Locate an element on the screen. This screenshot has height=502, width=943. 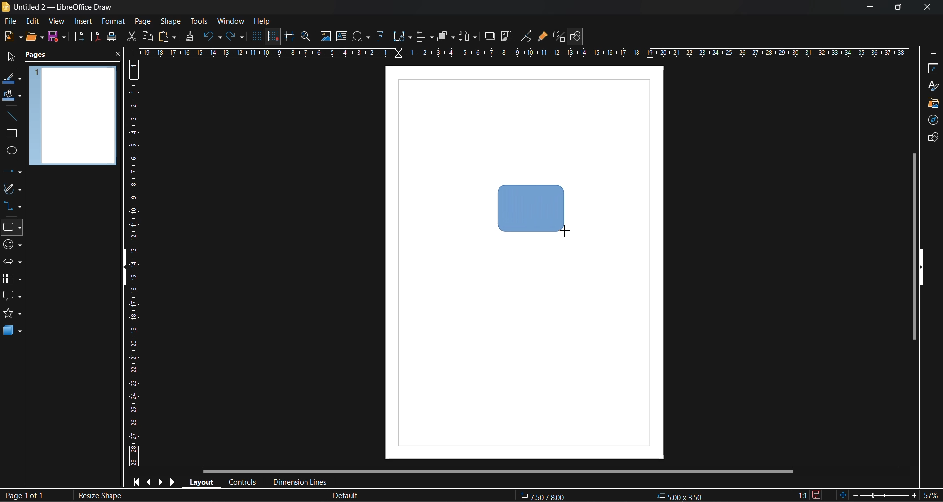
vertical scroll bar is located at coordinates (912, 246).